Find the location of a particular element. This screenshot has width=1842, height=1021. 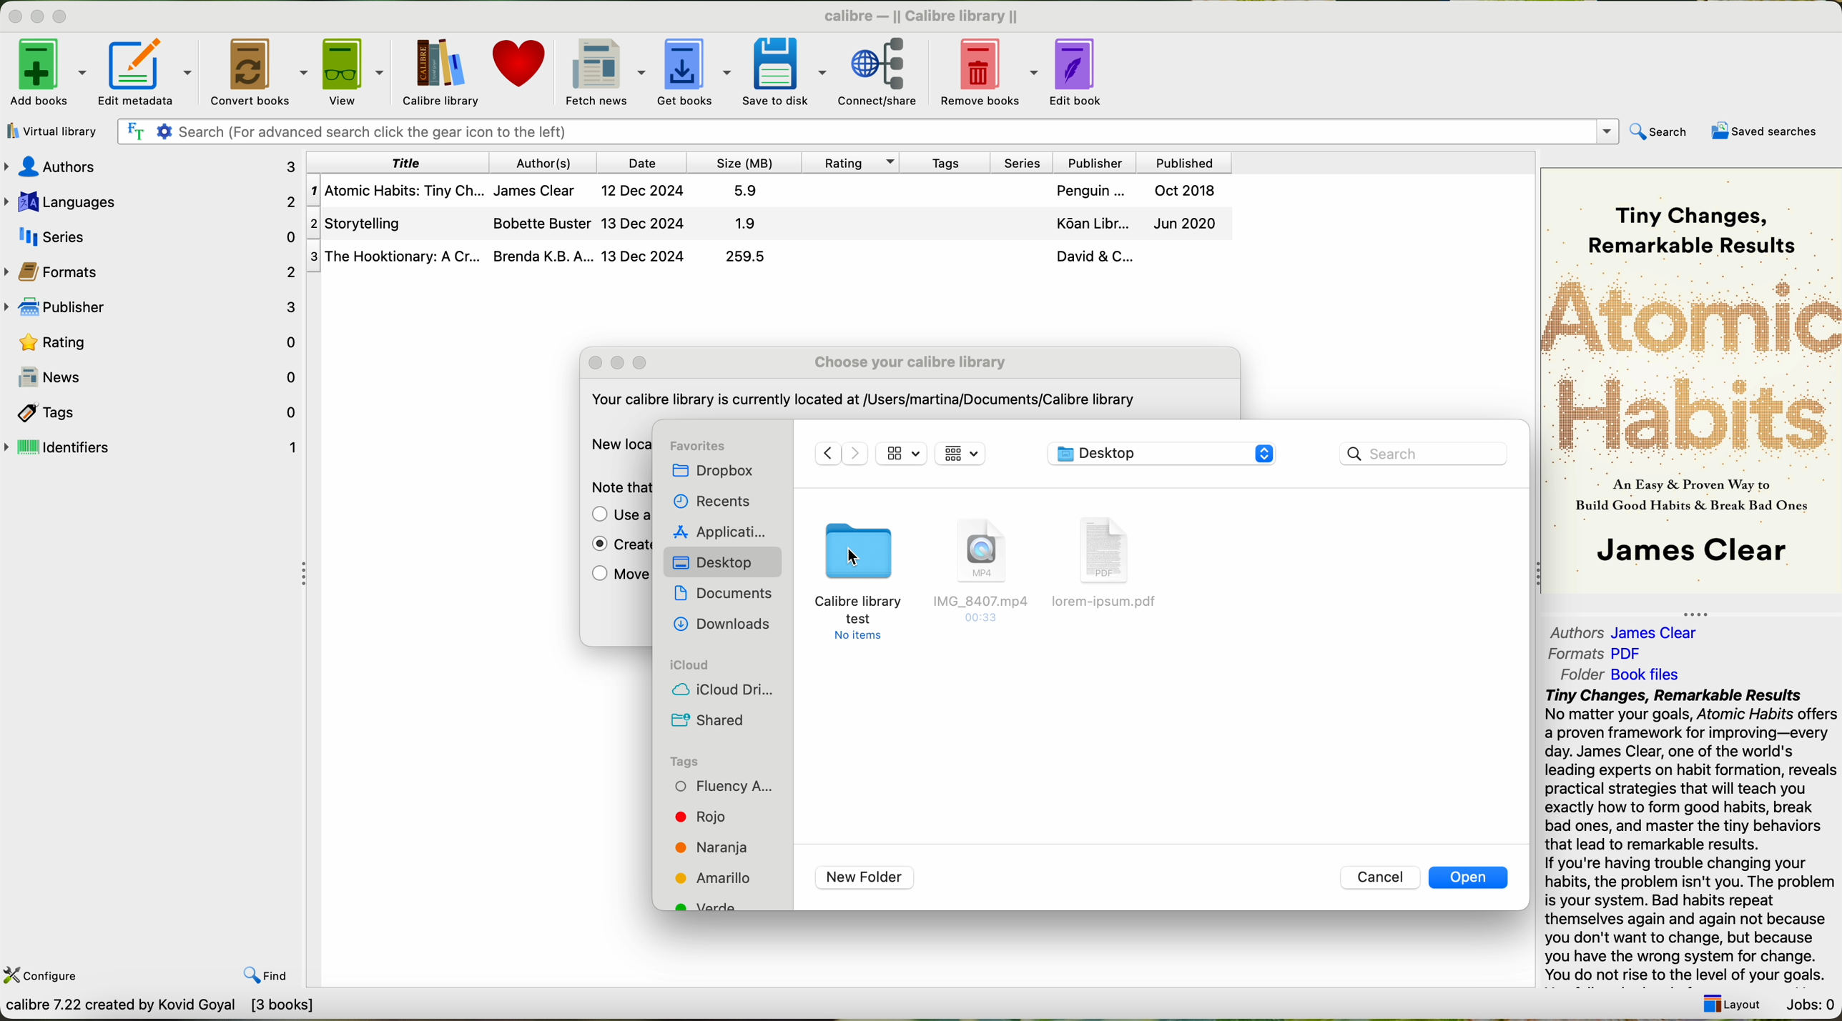

edit metadata is located at coordinates (151, 72).